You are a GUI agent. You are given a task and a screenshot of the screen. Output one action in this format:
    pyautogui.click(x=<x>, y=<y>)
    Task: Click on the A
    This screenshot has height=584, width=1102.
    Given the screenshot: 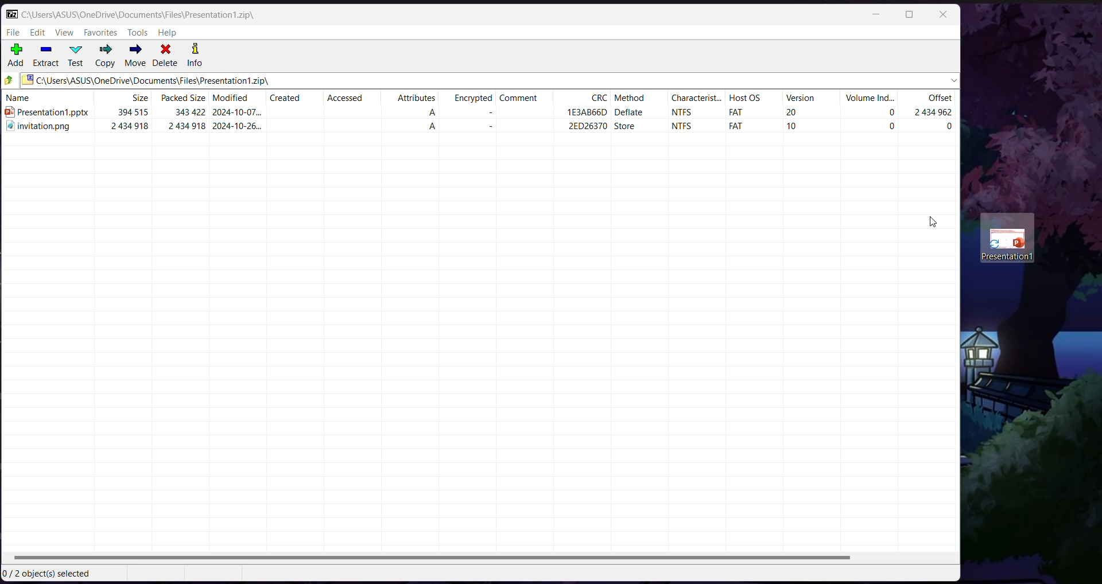 What is the action you would take?
    pyautogui.click(x=439, y=128)
    